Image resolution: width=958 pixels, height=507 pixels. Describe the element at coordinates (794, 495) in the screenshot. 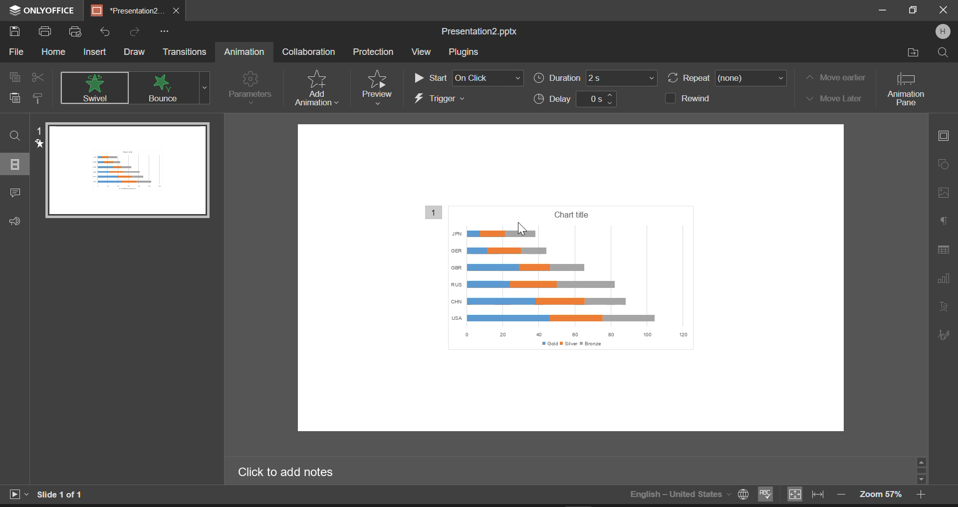

I see `Fit to slide` at that location.